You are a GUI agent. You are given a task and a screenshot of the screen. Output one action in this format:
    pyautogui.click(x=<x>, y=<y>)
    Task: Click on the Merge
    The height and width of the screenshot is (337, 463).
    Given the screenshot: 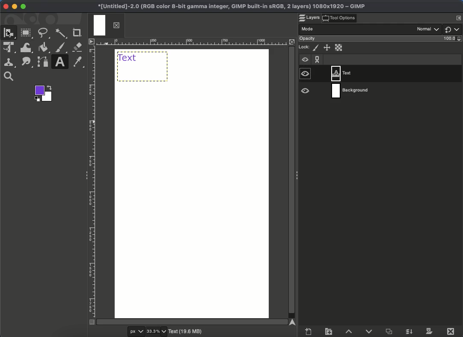 What is the action you would take?
    pyautogui.click(x=410, y=331)
    